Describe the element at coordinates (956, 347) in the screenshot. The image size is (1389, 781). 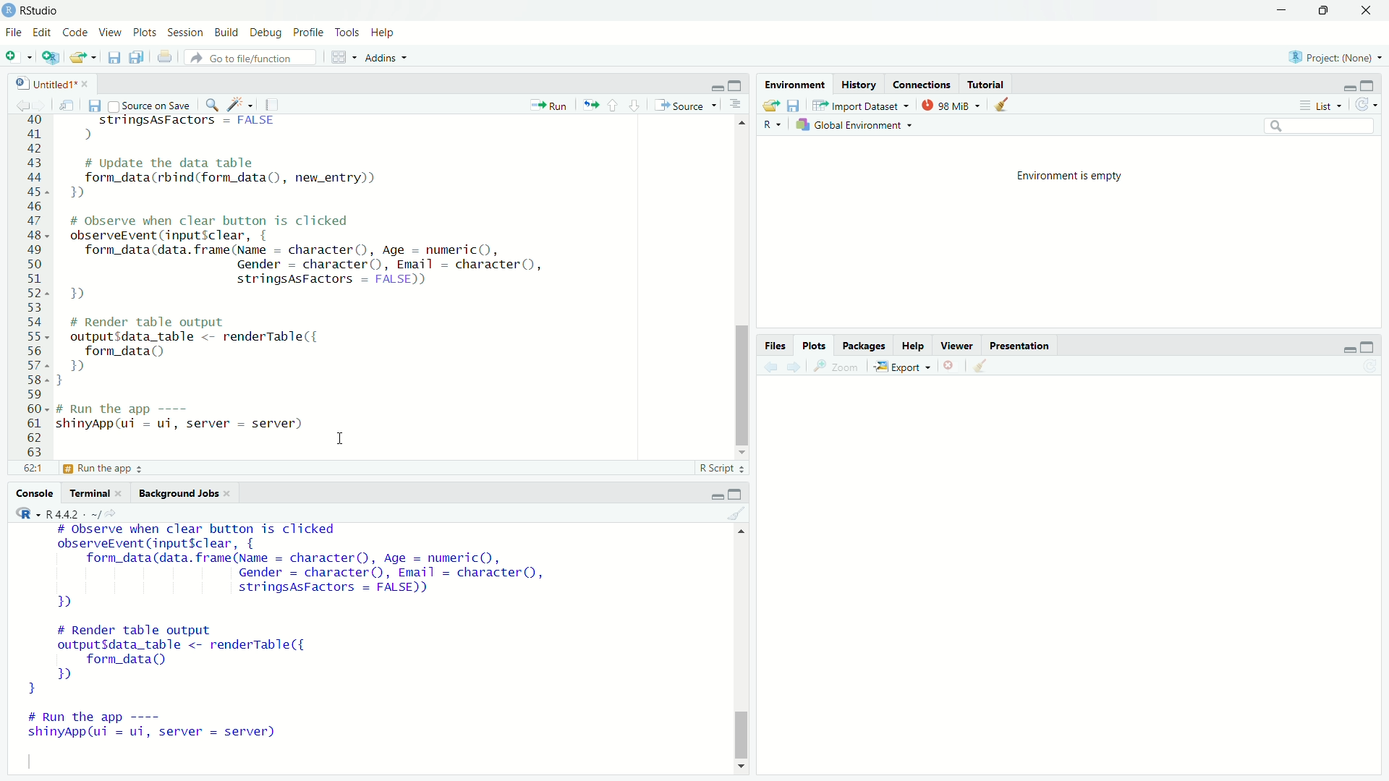
I see `viewer` at that location.